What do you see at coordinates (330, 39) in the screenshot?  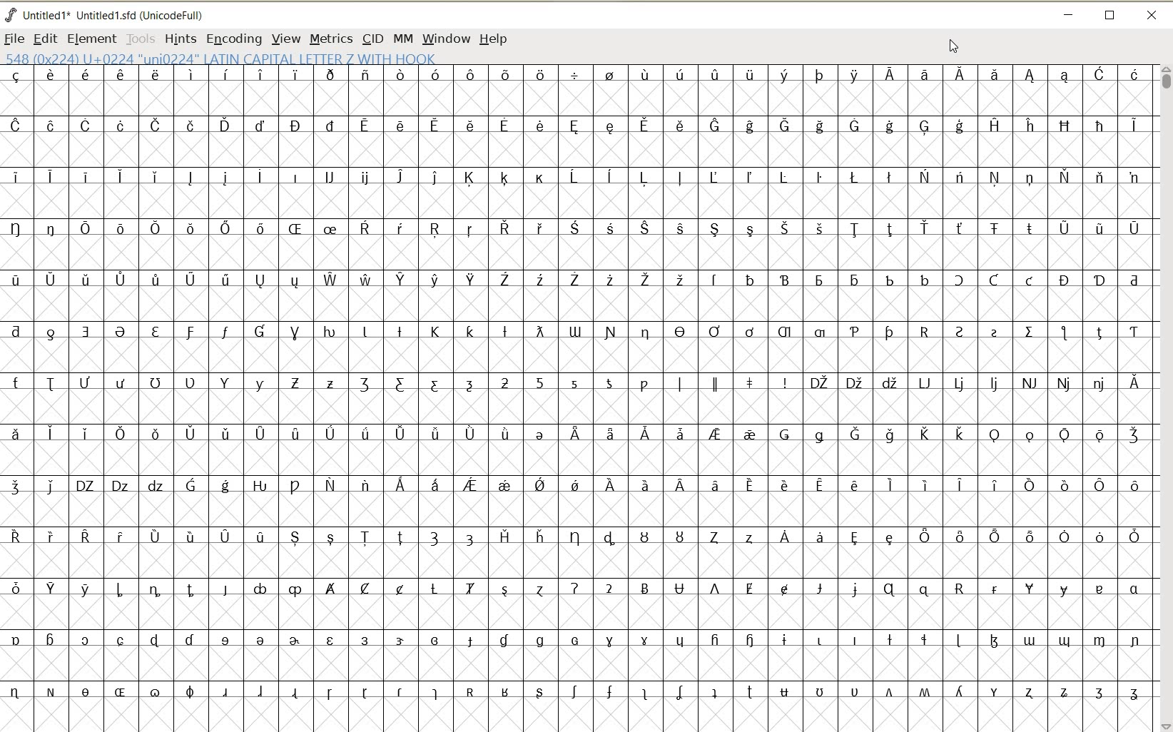 I see `METRICS` at bounding box center [330, 39].